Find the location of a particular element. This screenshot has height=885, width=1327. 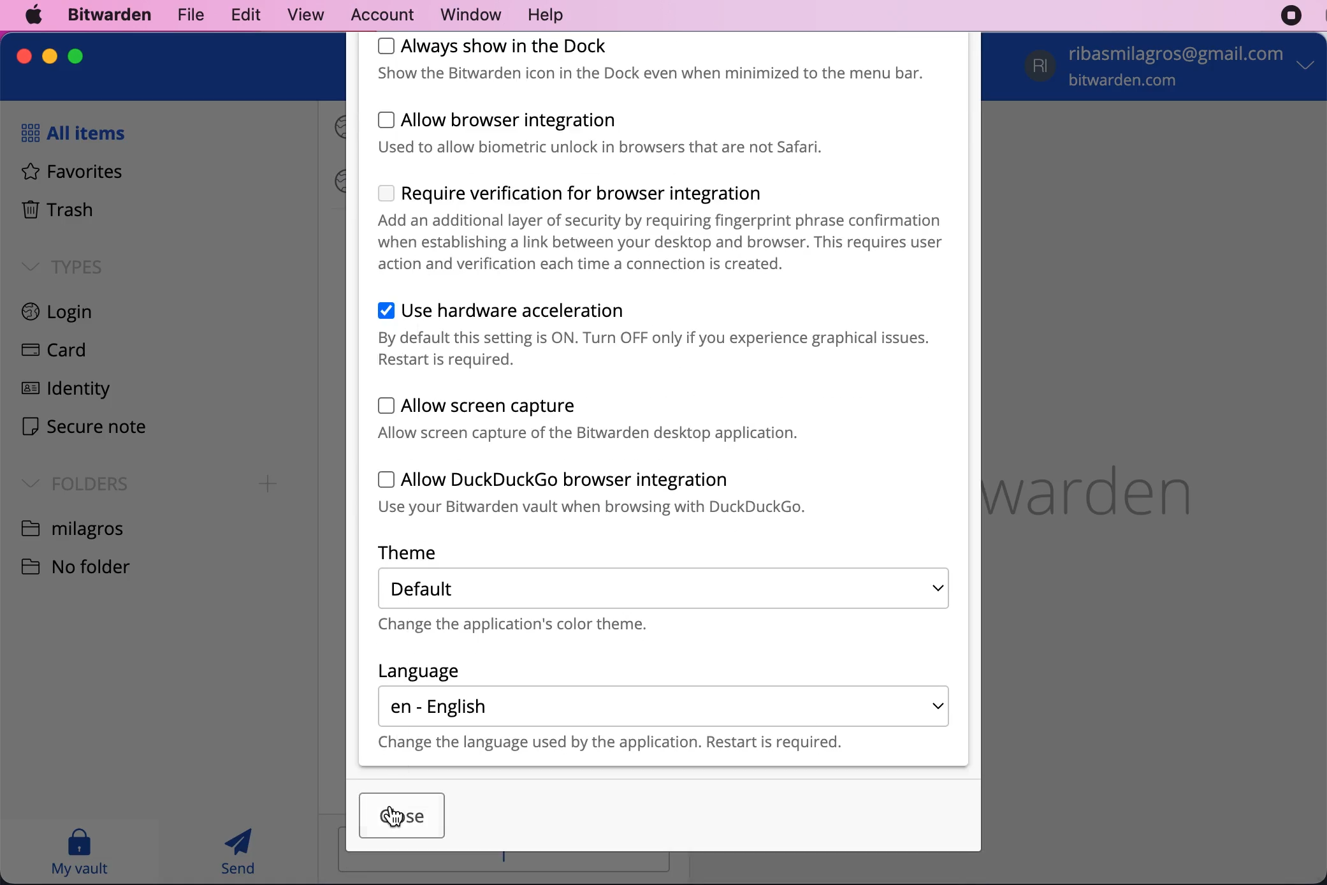

login is located at coordinates (73, 314).